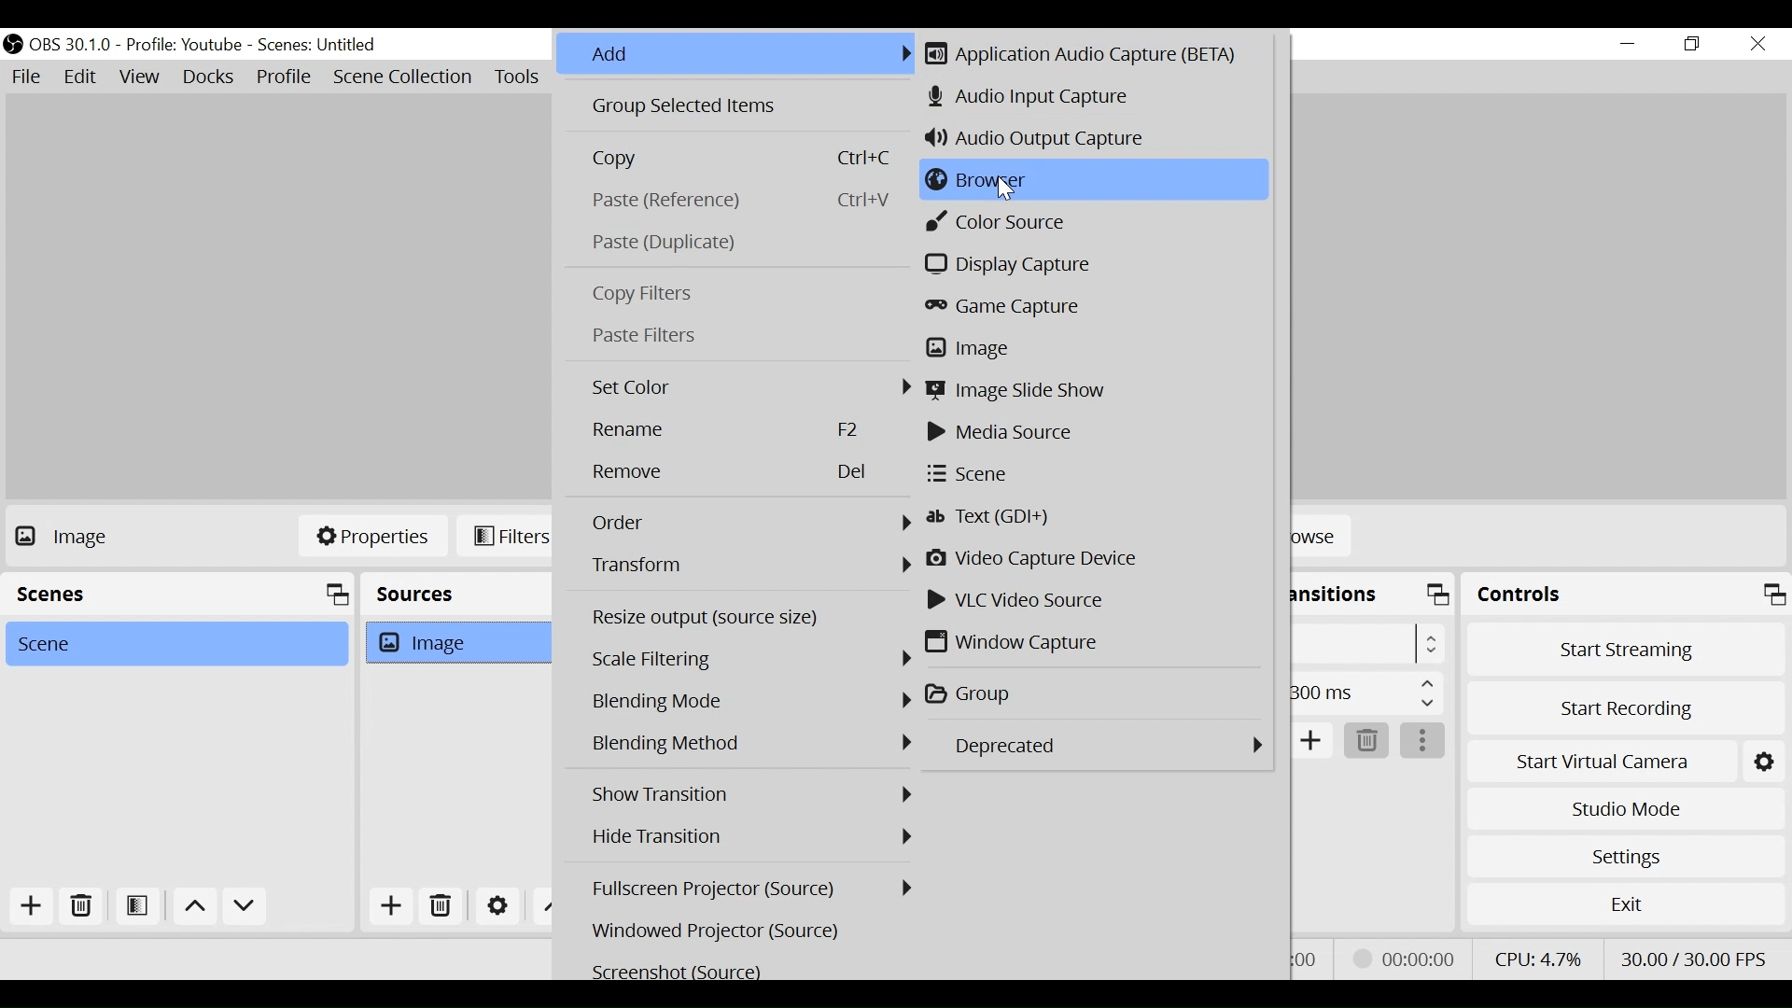  I want to click on Studio Mode, so click(1626, 809).